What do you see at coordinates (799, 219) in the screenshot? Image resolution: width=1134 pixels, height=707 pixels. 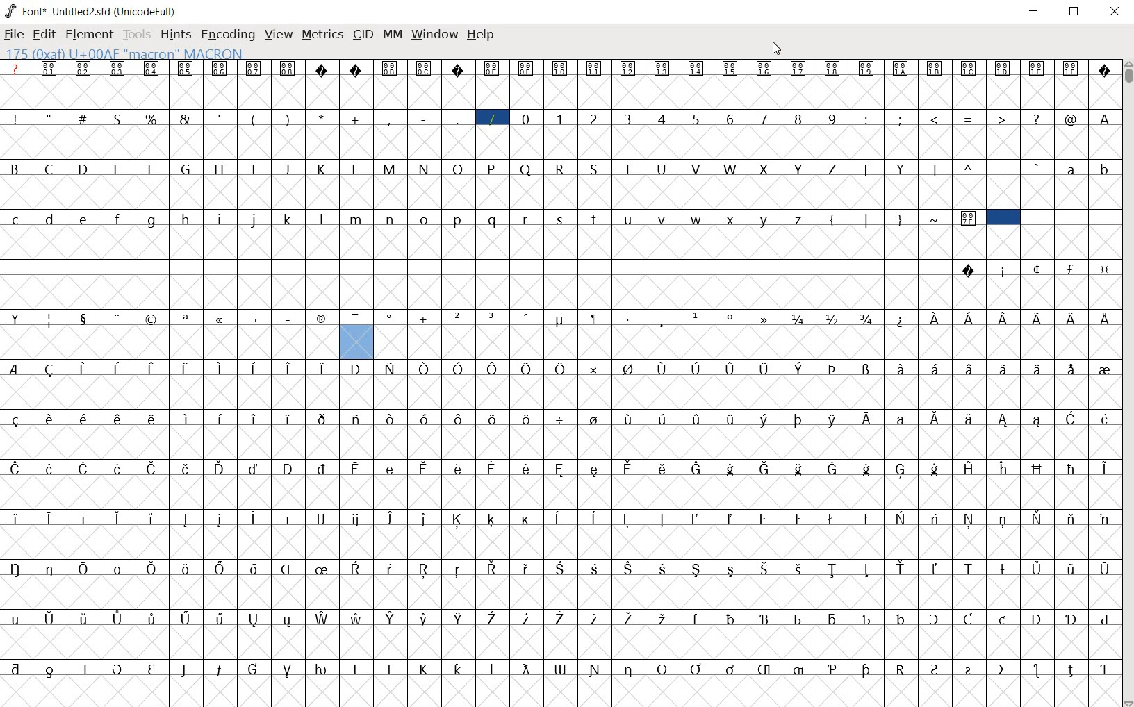 I see `z` at bounding box center [799, 219].